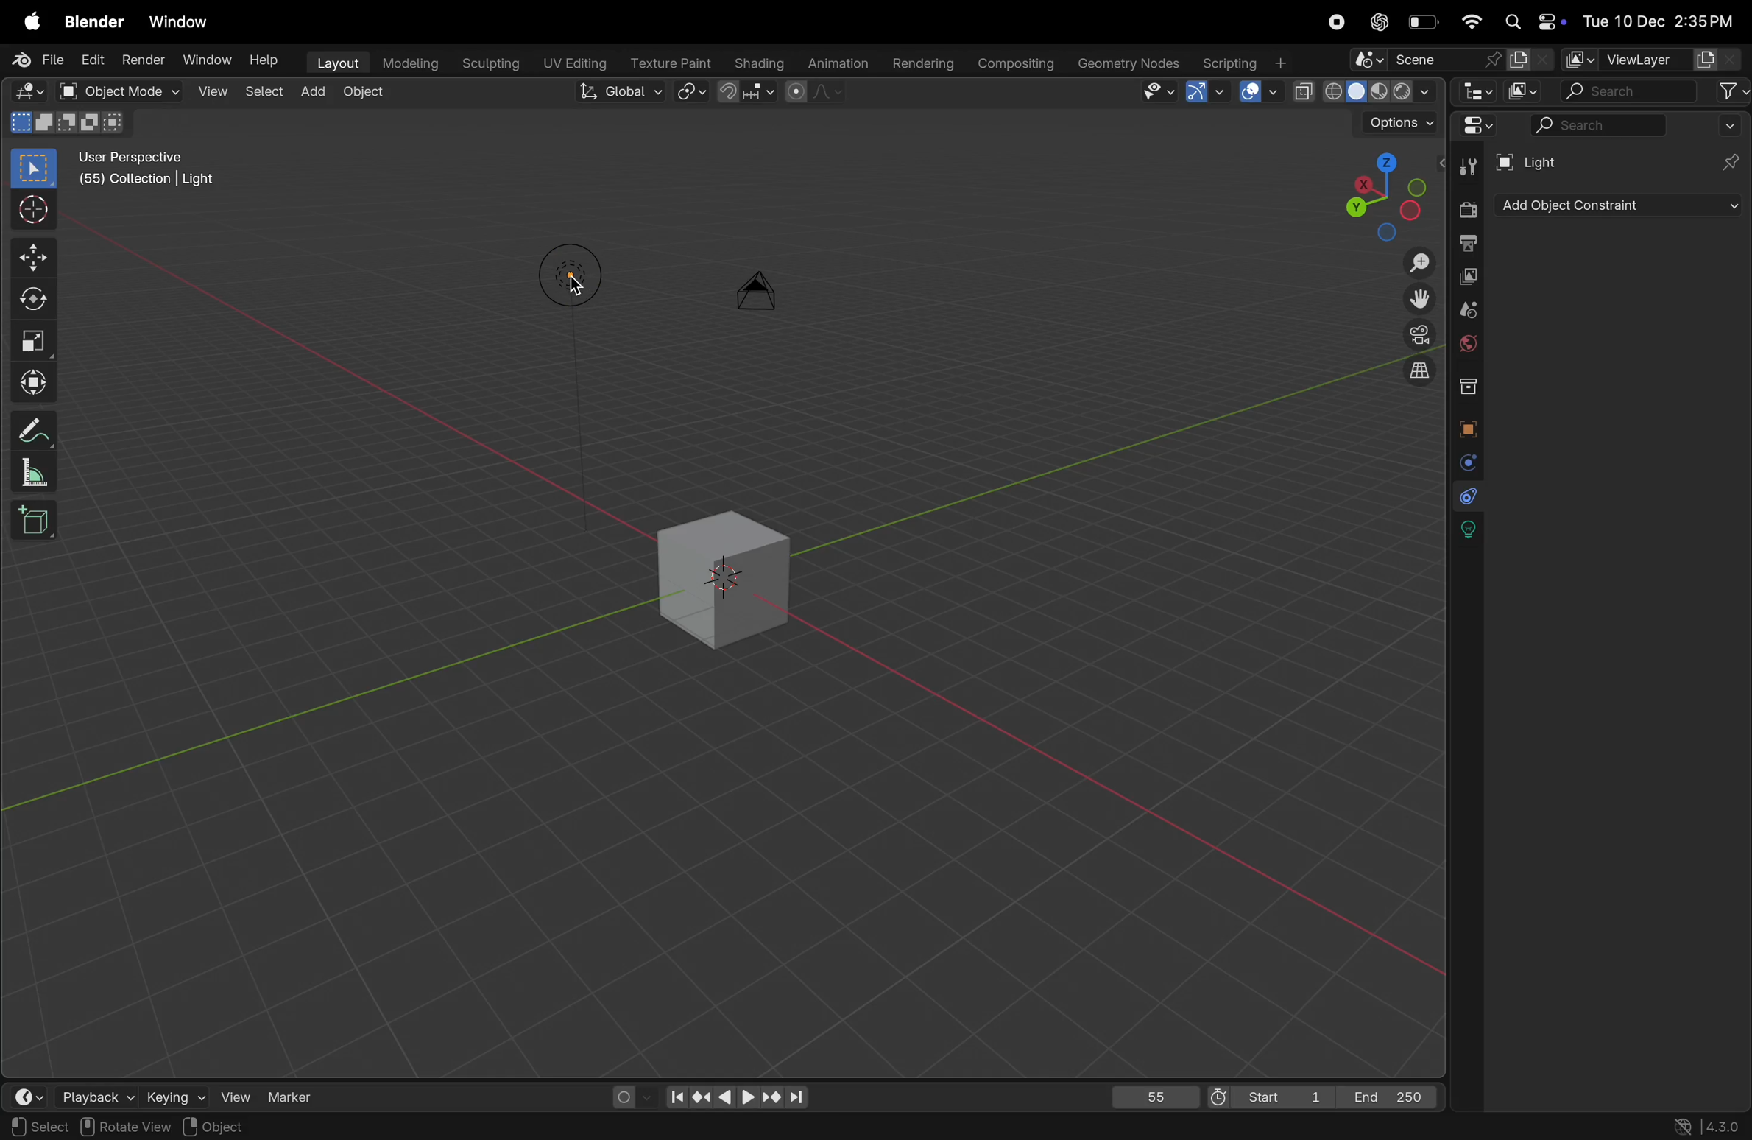 The width and height of the screenshot is (1752, 1140). Describe the element at coordinates (35, 169) in the screenshot. I see `select` at that location.